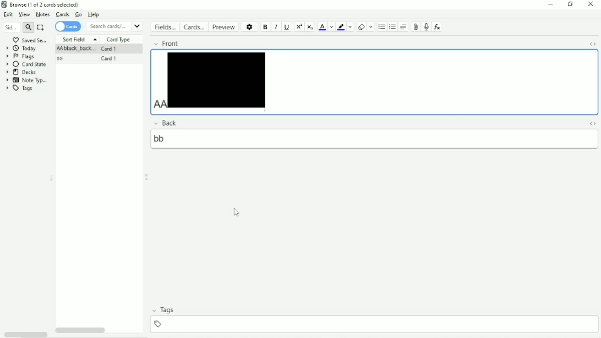 Image resolution: width=601 pixels, height=338 pixels. Describe the element at coordinates (166, 310) in the screenshot. I see `Tags` at that location.